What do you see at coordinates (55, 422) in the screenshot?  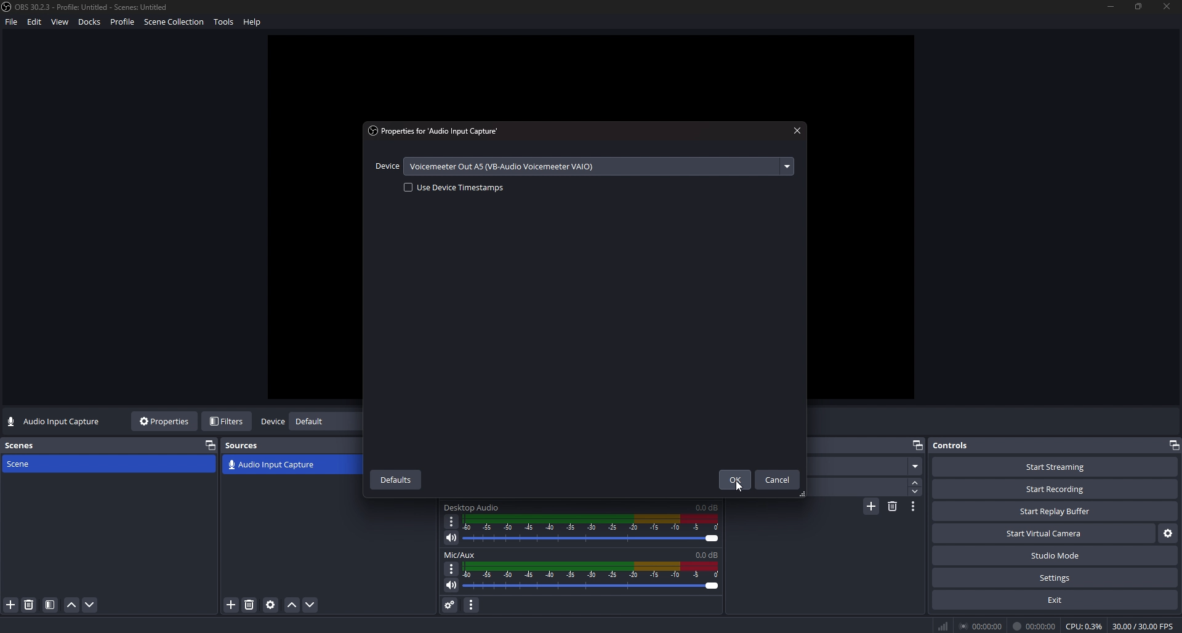 I see `no source selected` at bounding box center [55, 422].